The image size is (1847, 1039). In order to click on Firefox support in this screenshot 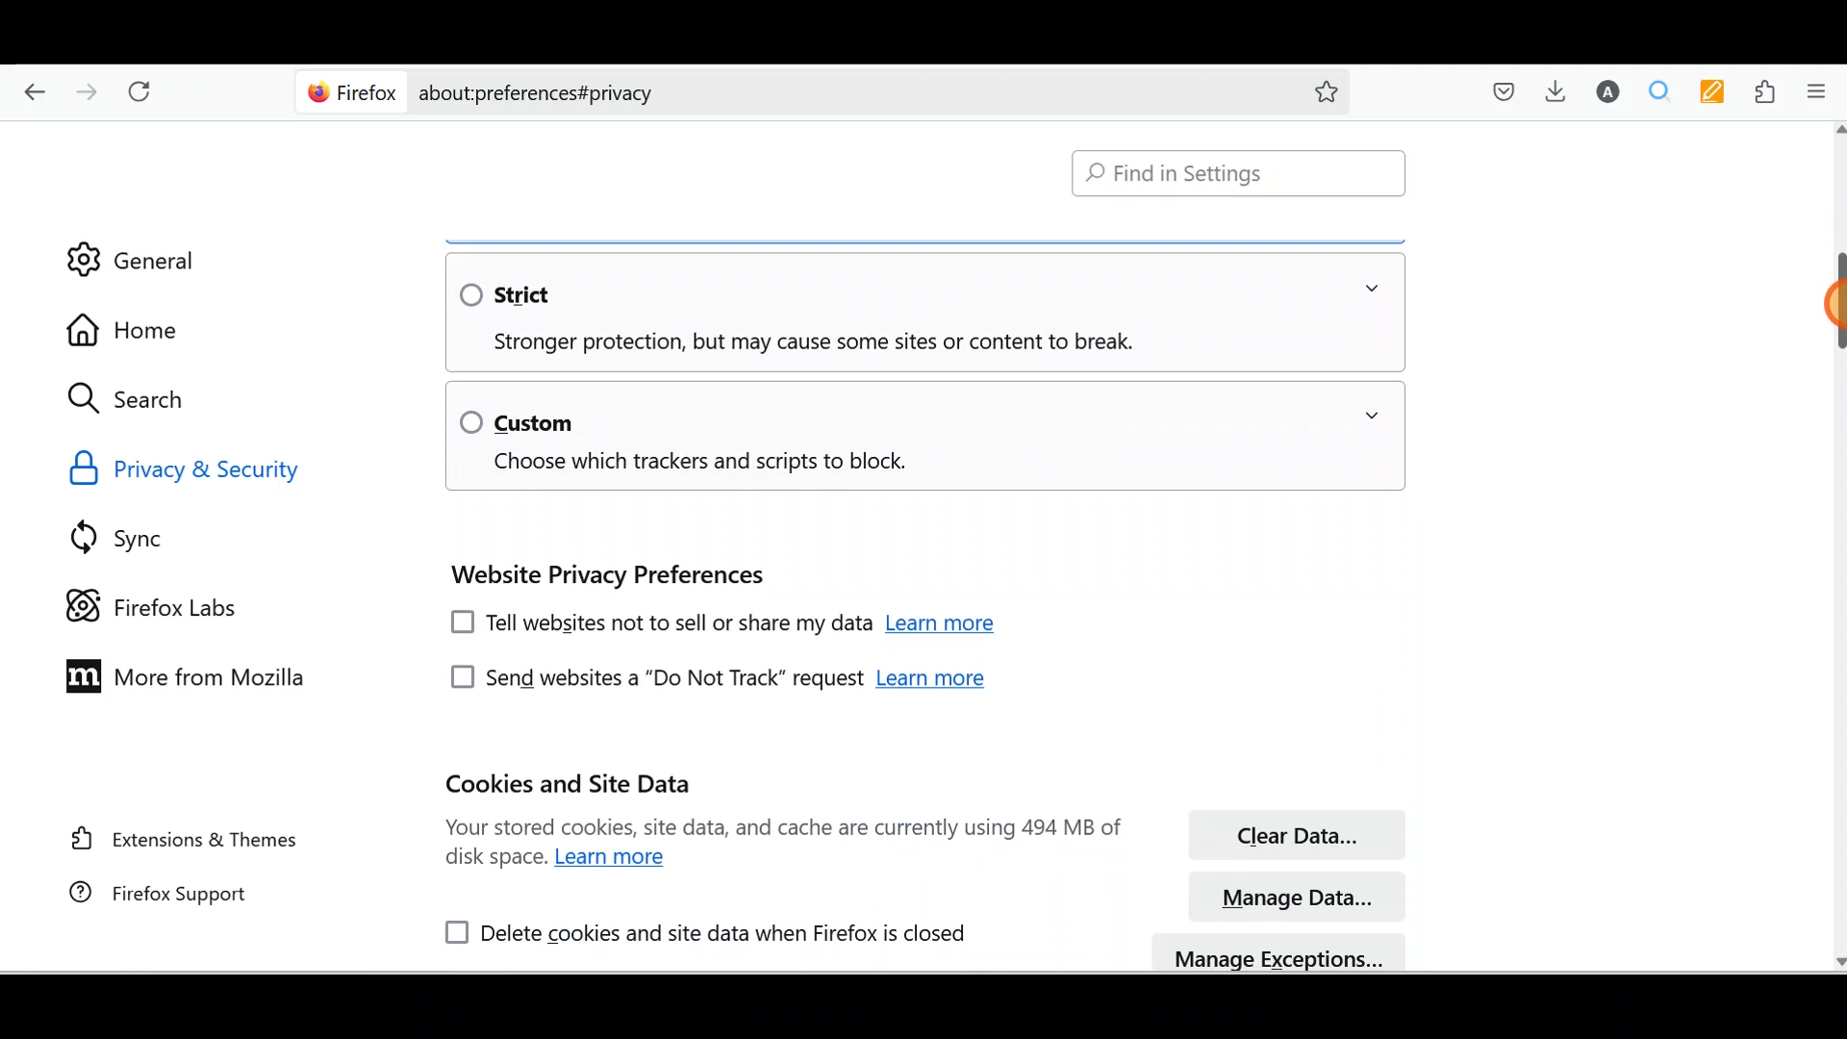, I will do `click(180, 896)`.